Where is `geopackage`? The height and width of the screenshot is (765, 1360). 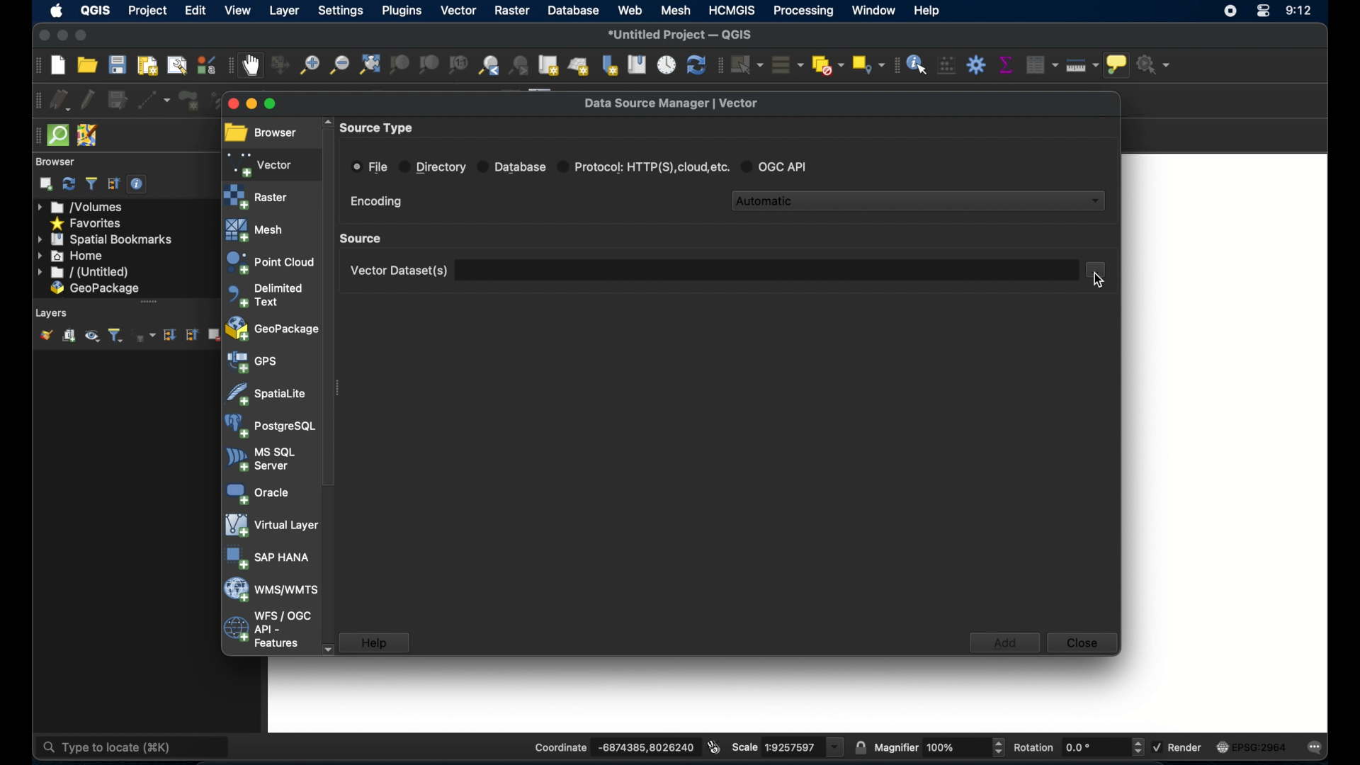 geopackage is located at coordinates (273, 330).